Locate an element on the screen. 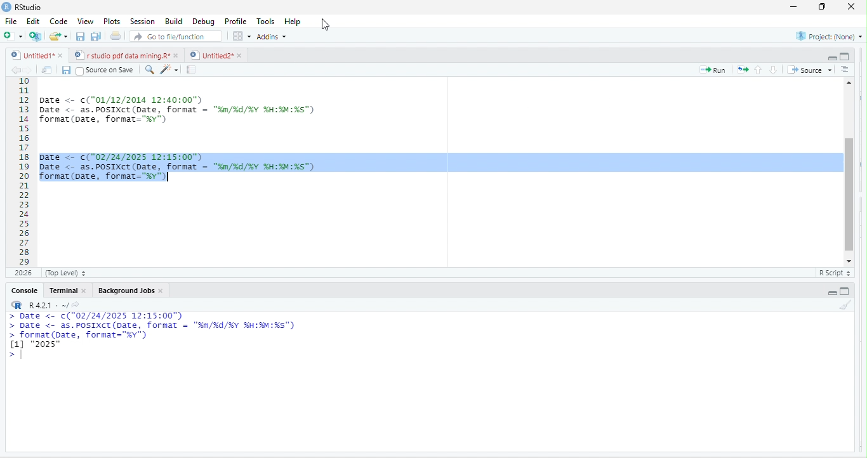 This screenshot has height=458, width=867. typing  cursor  is located at coordinates (171, 178).